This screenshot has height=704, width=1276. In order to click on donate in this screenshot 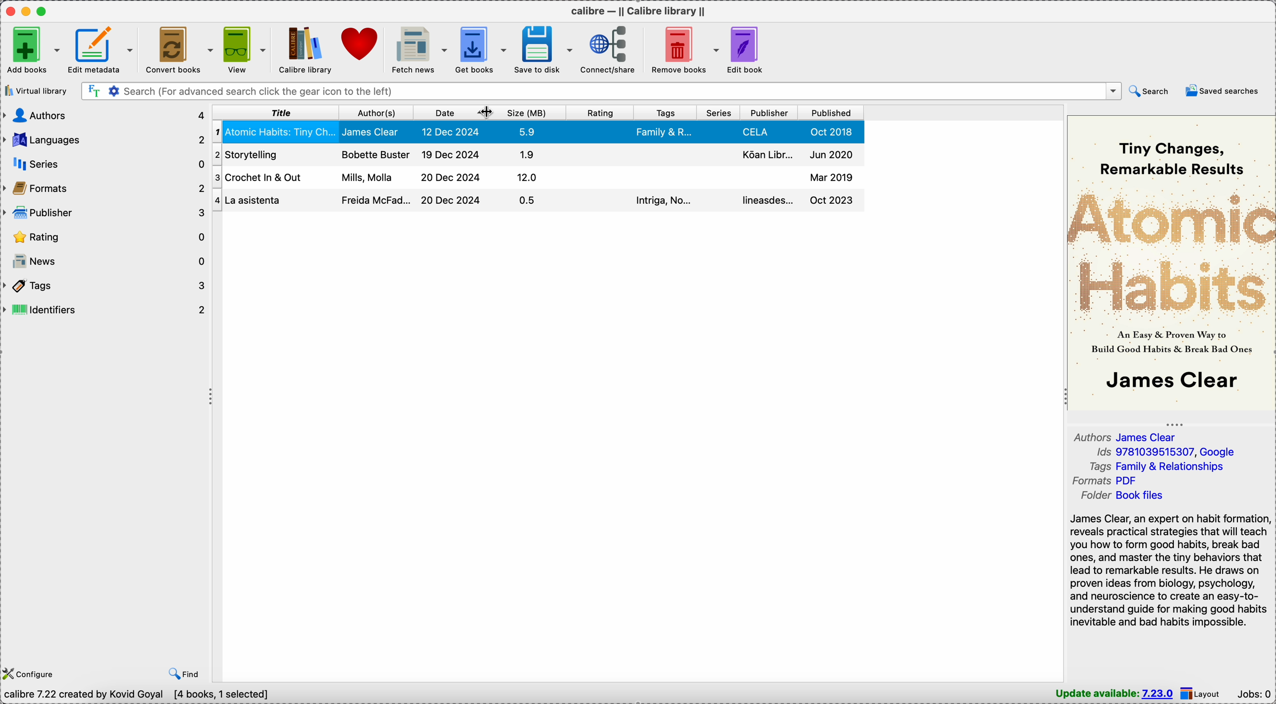, I will do `click(361, 46)`.